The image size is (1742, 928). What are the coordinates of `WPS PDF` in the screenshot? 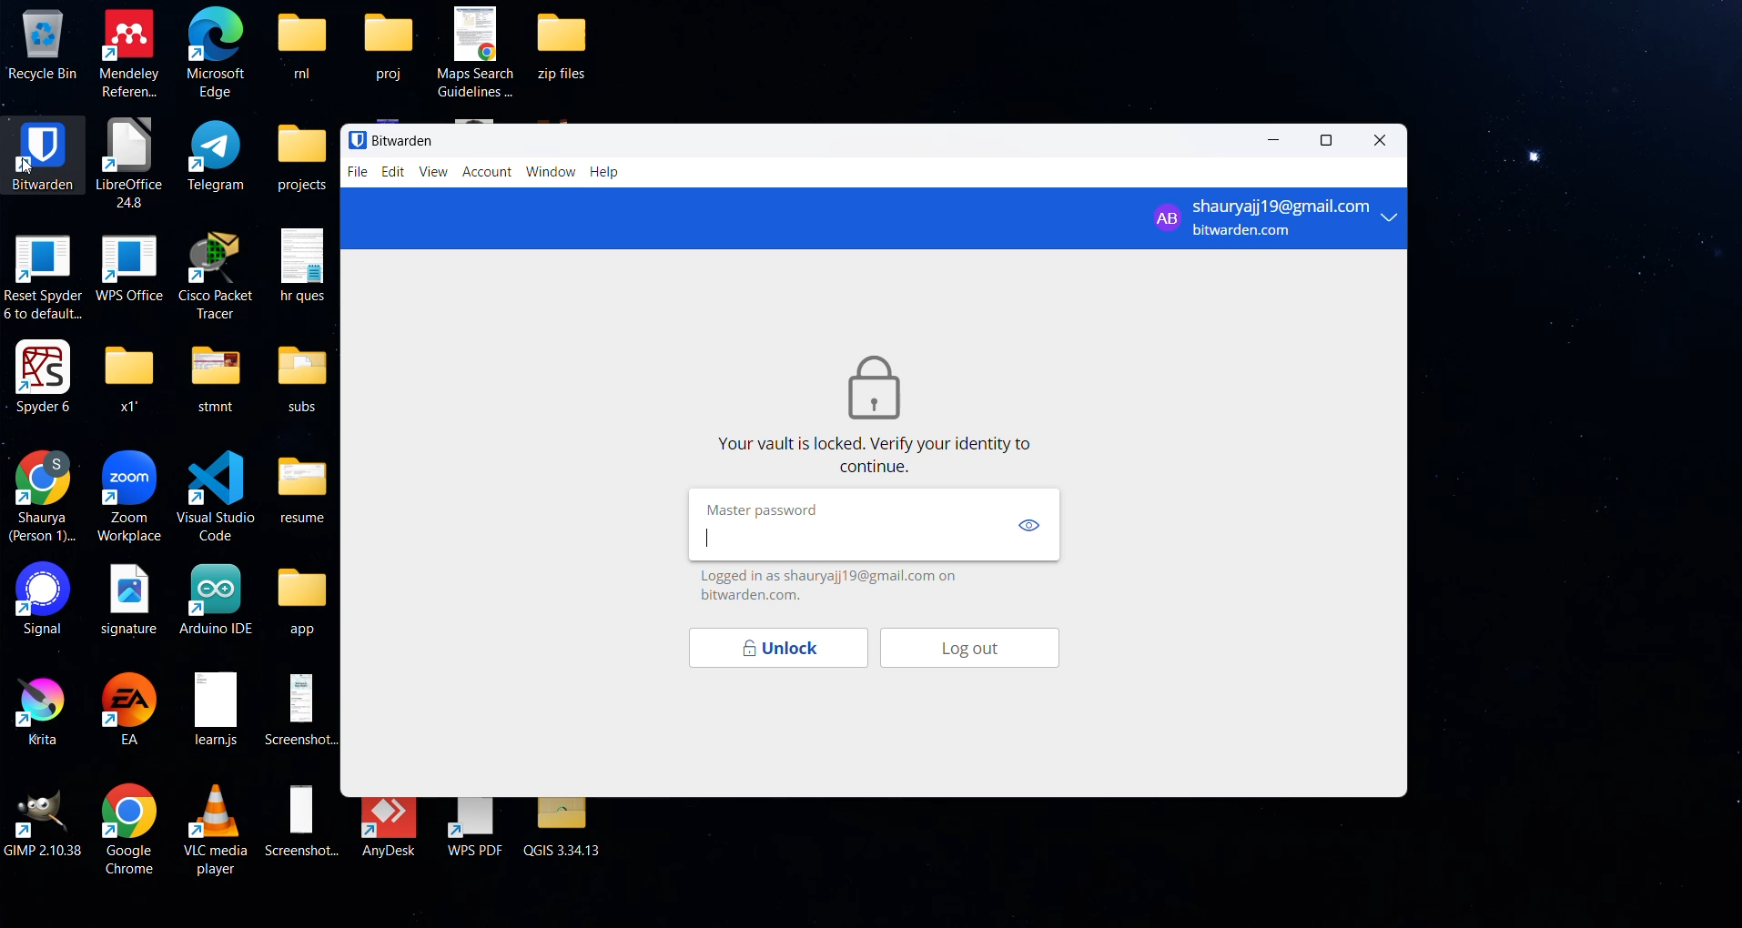 It's located at (475, 829).